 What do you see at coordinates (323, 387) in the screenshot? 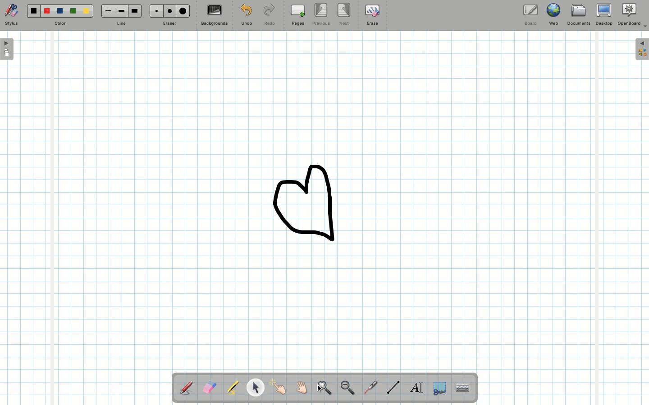
I see `Zoom in` at bounding box center [323, 387].